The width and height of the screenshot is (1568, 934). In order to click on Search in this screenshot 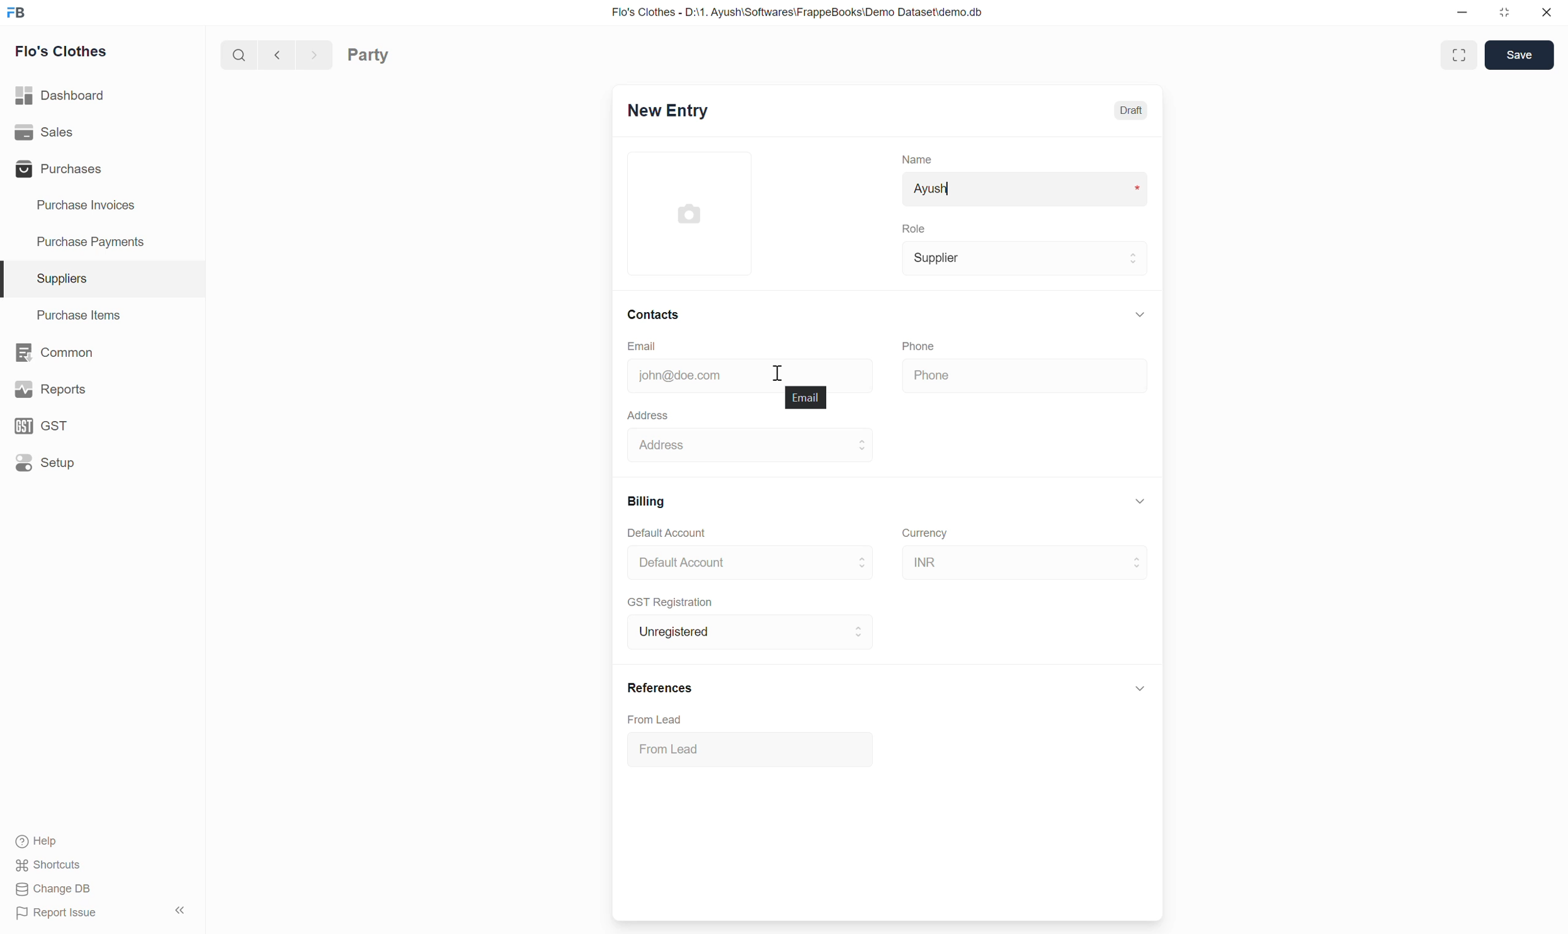, I will do `click(239, 54)`.